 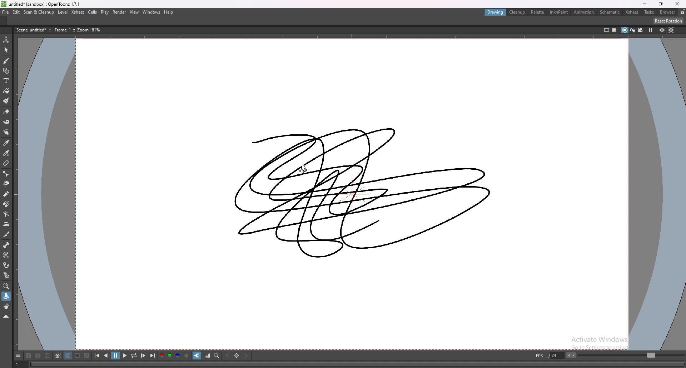 I want to click on brush tool, so click(x=6, y=60).